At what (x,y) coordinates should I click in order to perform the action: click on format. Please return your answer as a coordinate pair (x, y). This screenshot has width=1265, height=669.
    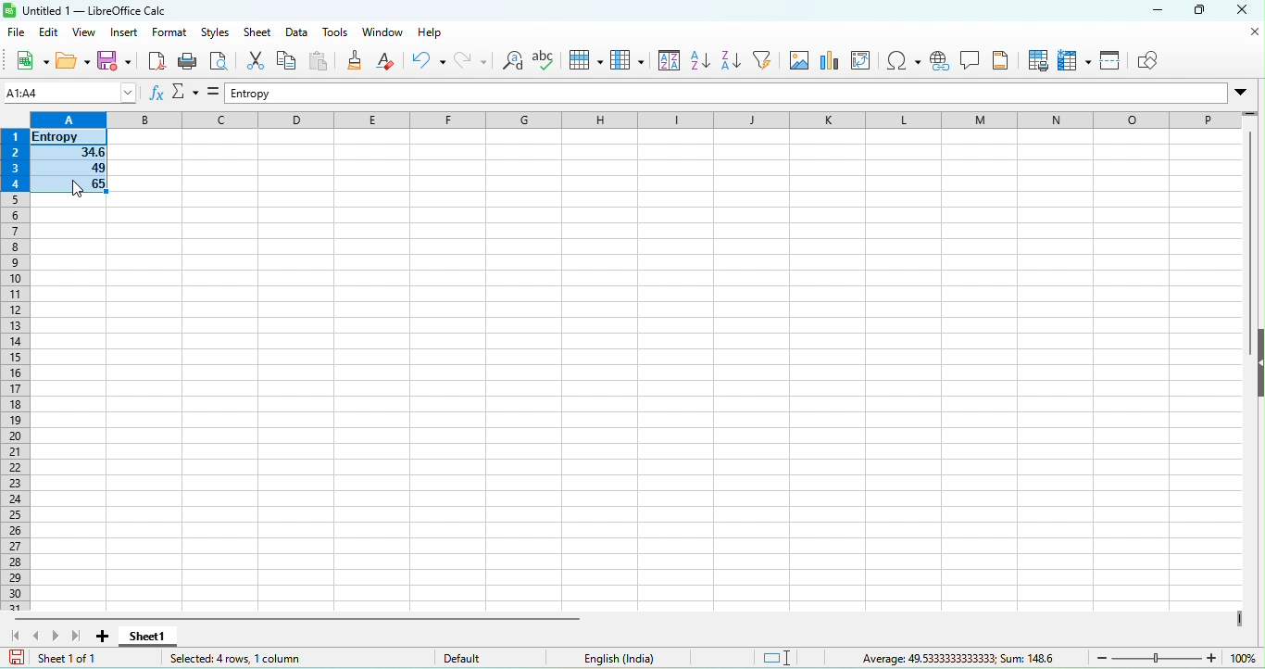
    Looking at the image, I should click on (168, 34).